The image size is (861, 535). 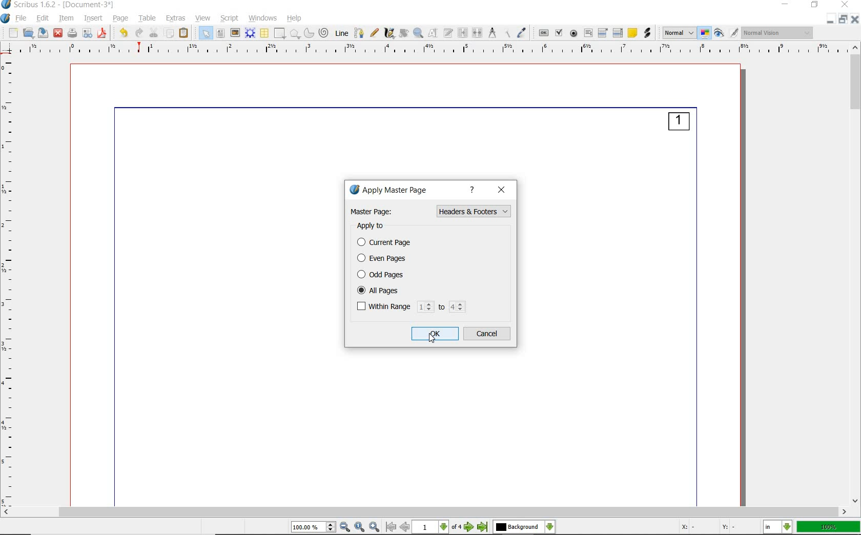 I want to click on link annotation, so click(x=648, y=33).